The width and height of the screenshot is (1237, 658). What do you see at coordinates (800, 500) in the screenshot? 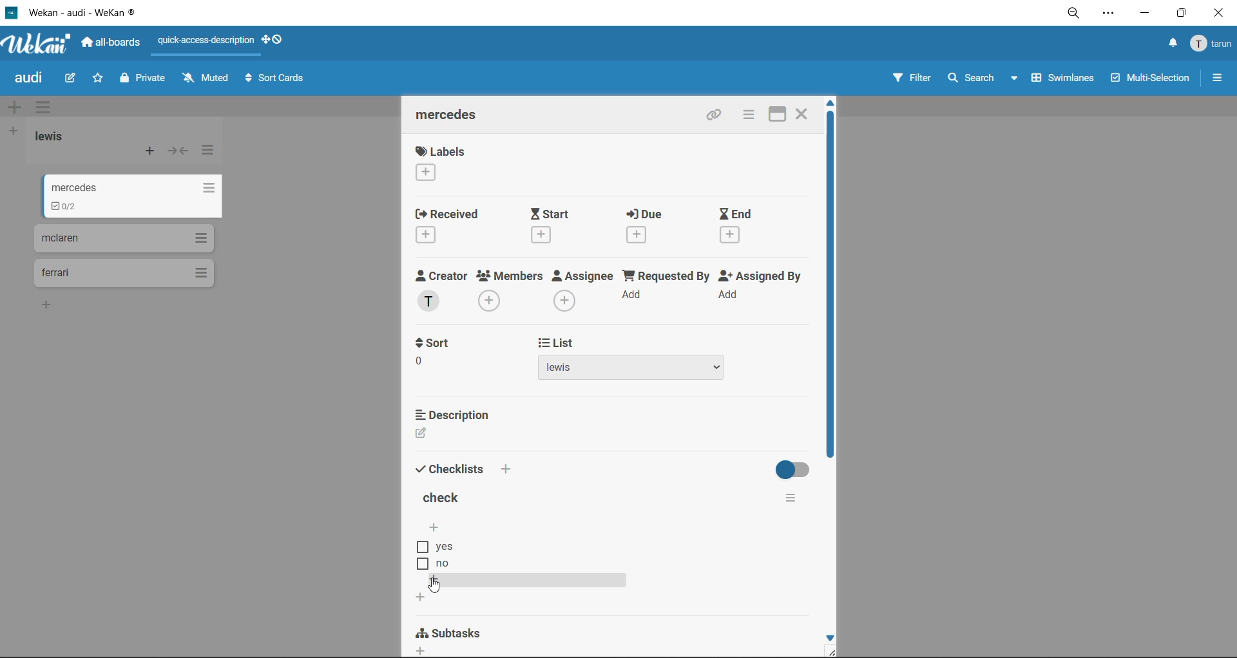
I see `checklist actions` at bounding box center [800, 500].